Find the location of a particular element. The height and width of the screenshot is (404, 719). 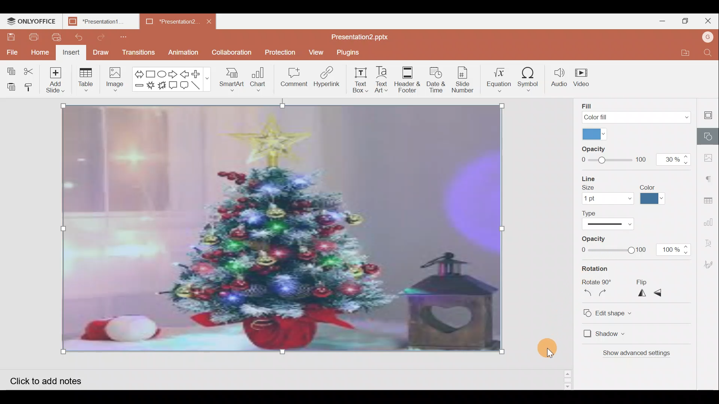

Paste is located at coordinates (10, 85).